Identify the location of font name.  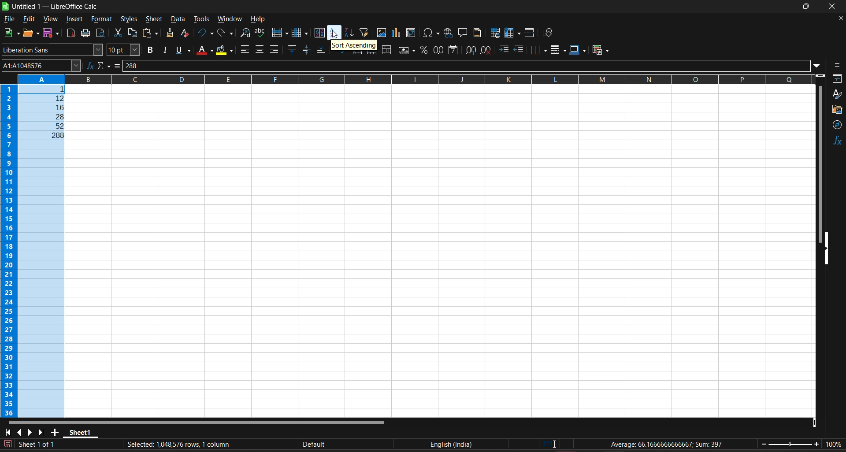
(53, 51).